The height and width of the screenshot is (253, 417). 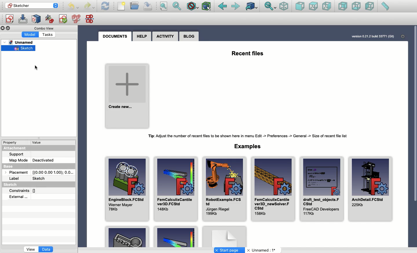 I want to click on EngineBlock, so click(x=127, y=187).